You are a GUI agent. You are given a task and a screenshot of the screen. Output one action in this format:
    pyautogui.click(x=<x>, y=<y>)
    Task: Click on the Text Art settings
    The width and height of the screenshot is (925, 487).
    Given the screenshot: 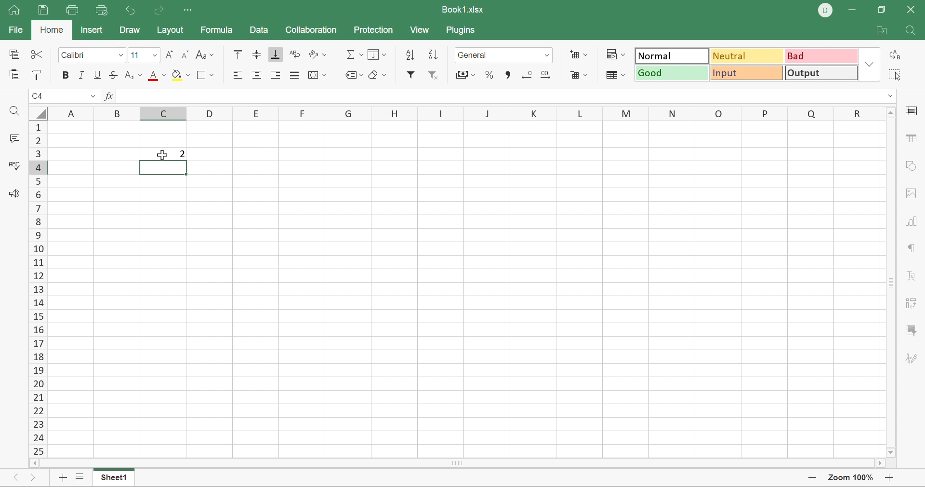 What is the action you would take?
    pyautogui.click(x=912, y=276)
    